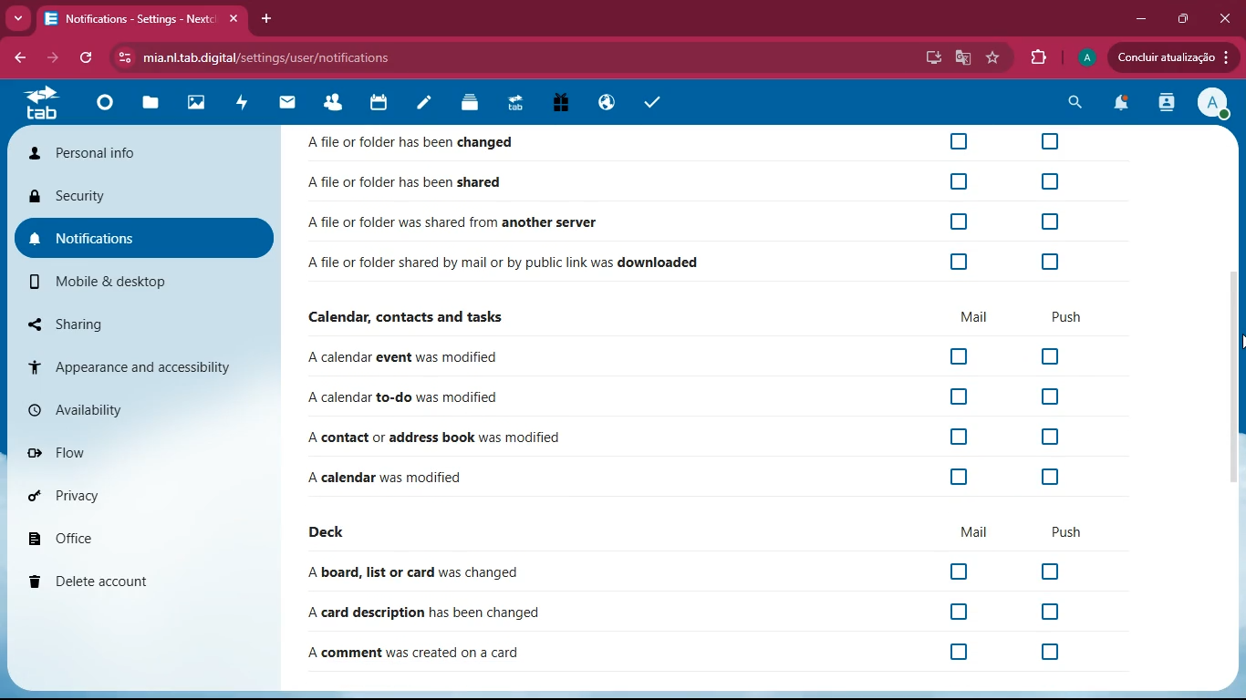  What do you see at coordinates (1054, 572) in the screenshot?
I see `off` at bounding box center [1054, 572].